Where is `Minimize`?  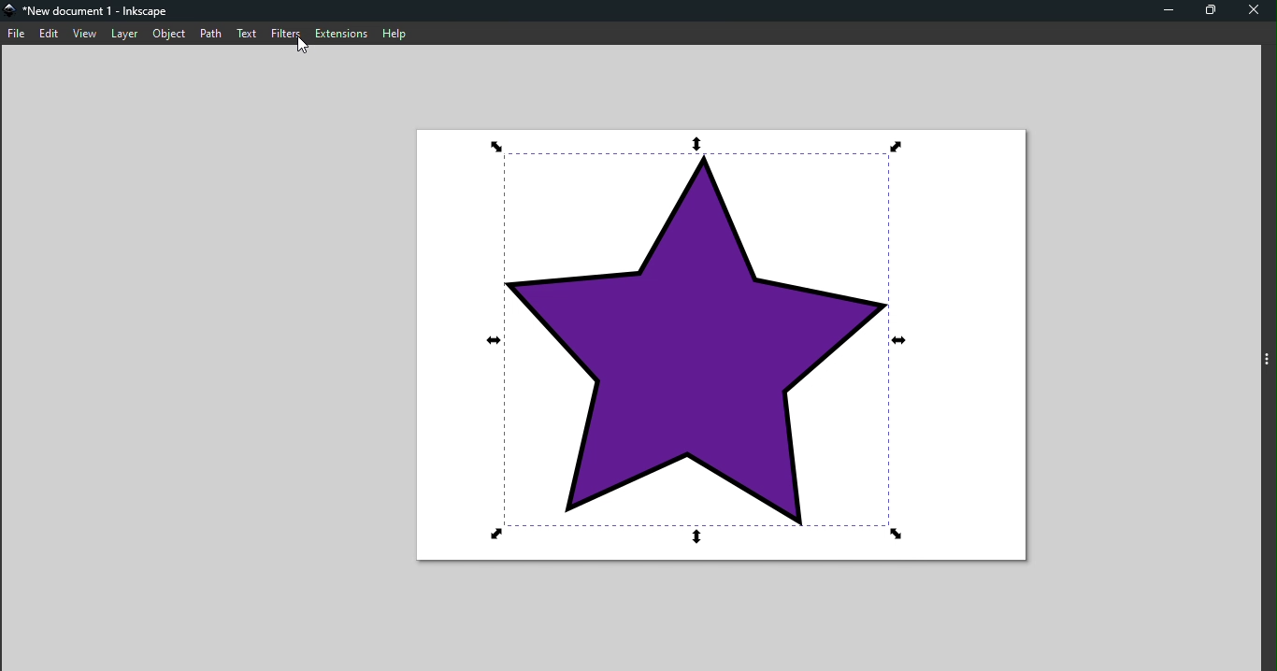 Minimize is located at coordinates (1162, 10).